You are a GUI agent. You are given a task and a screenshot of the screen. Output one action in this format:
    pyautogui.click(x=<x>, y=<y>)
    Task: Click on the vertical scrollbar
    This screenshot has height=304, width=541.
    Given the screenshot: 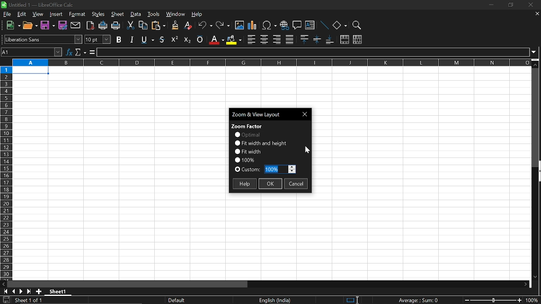 What is the action you would take?
    pyautogui.click(x=538, y=172)
    